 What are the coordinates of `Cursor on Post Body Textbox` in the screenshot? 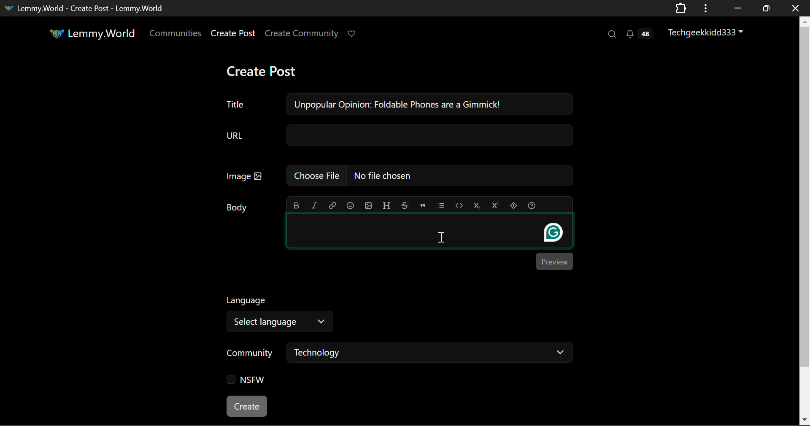 It's located at (441, 237).